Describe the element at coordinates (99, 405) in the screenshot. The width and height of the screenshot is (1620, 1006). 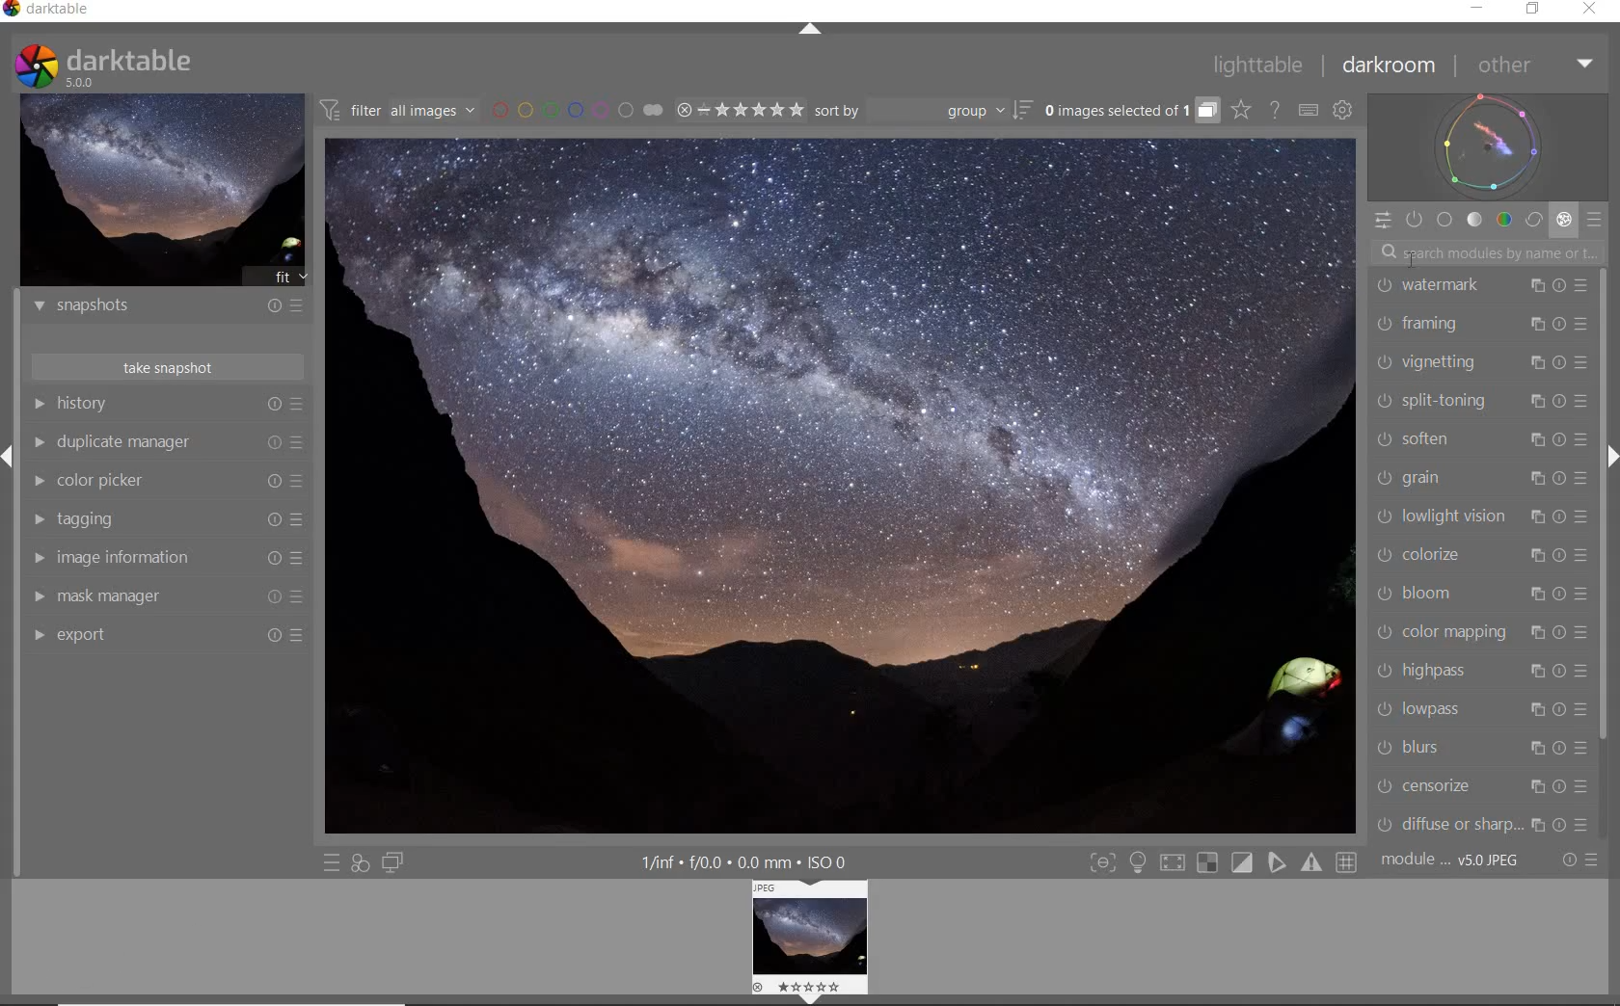
I see `History` at that location.